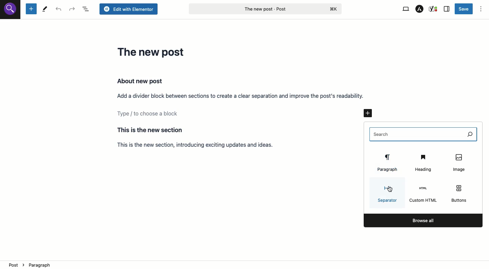 This screenshot has width=489, height=269. What do you see at coordinates (458, 193) in the screenshot?
I see `Buttons` at bounding box center [458, 193].